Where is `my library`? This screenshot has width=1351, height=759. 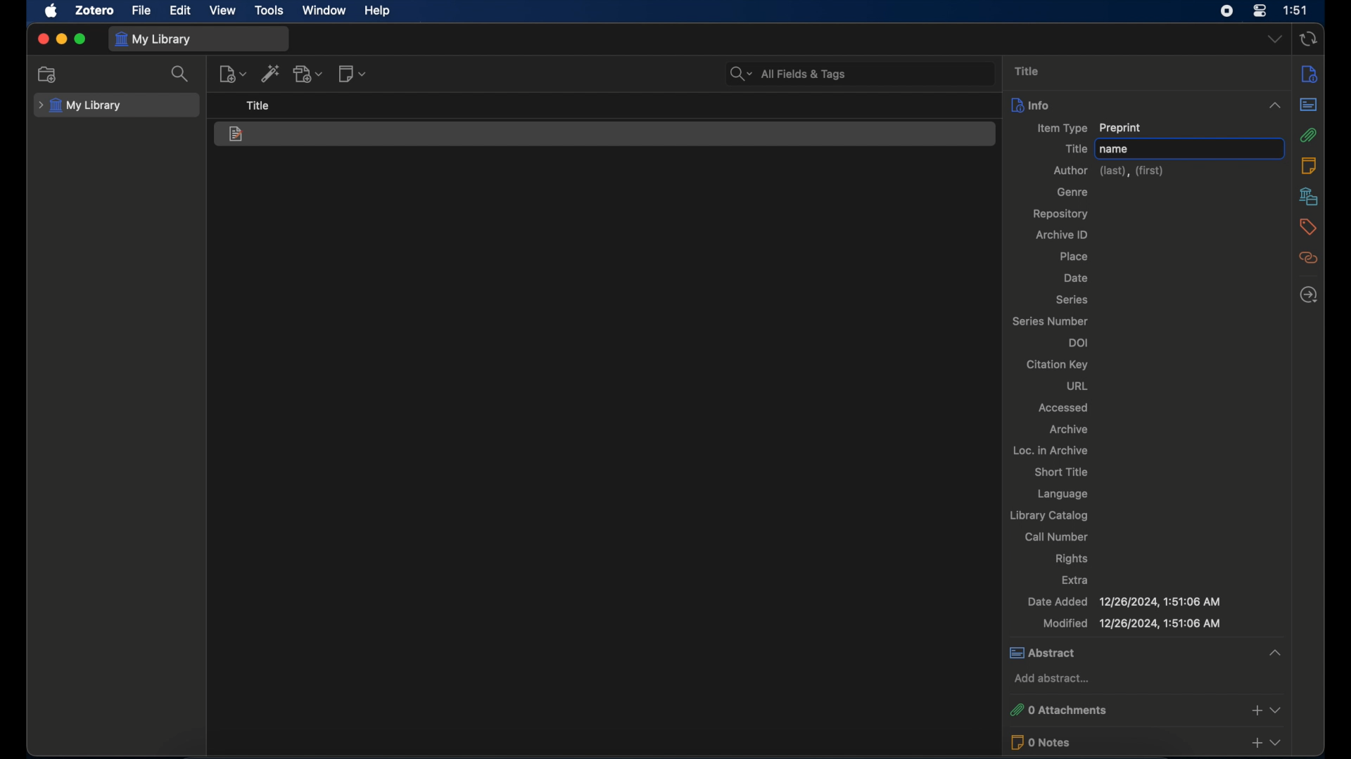
my library is located at coordinates (82, 106).